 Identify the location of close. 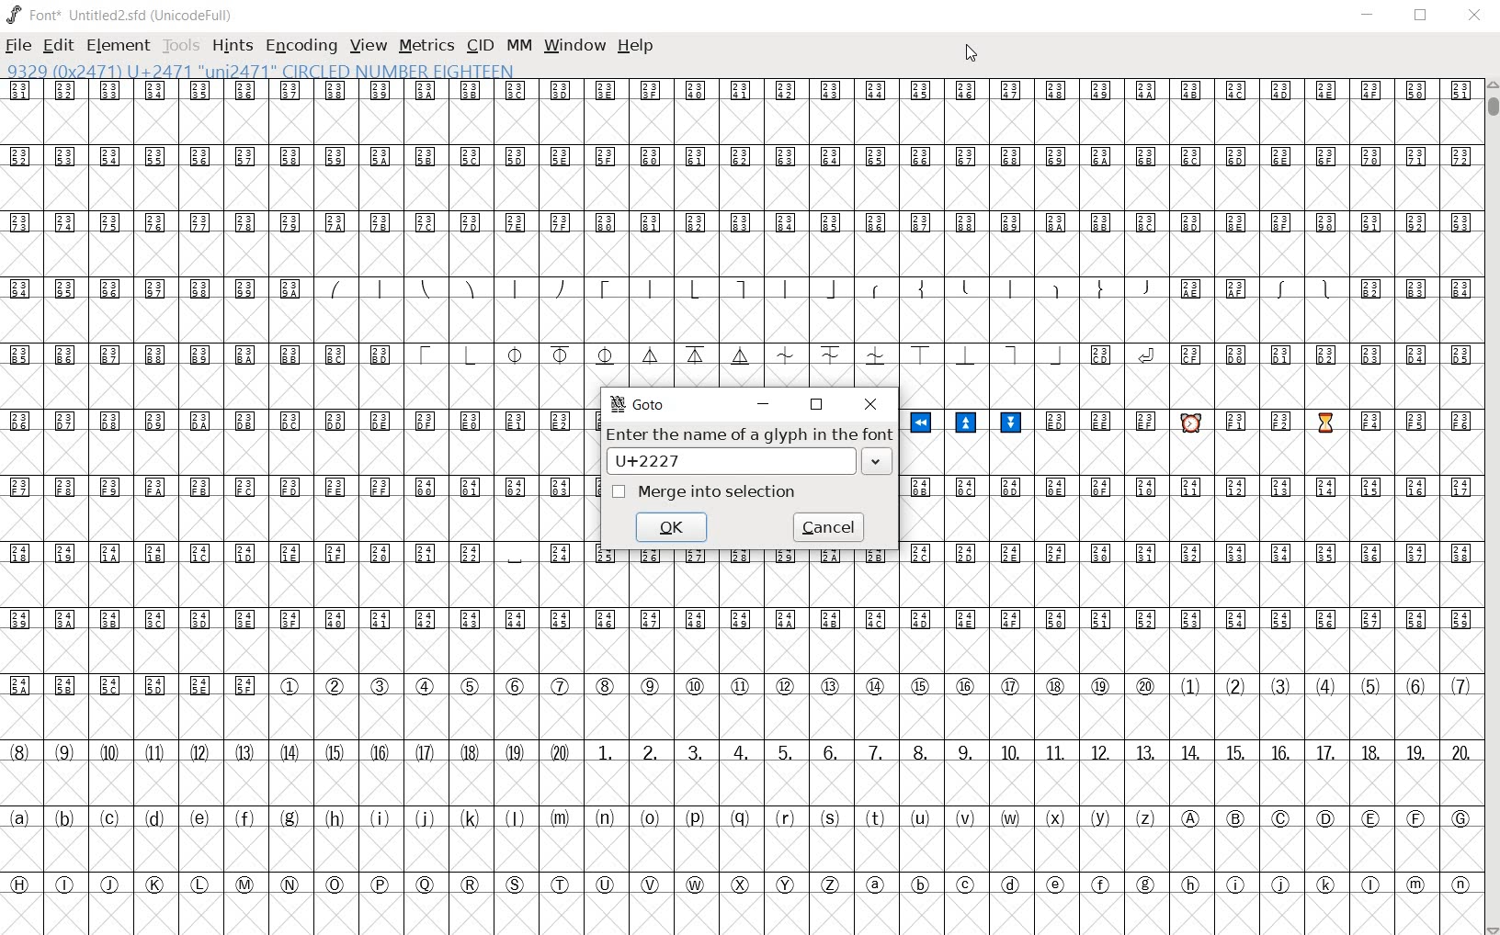
(1478, 16).